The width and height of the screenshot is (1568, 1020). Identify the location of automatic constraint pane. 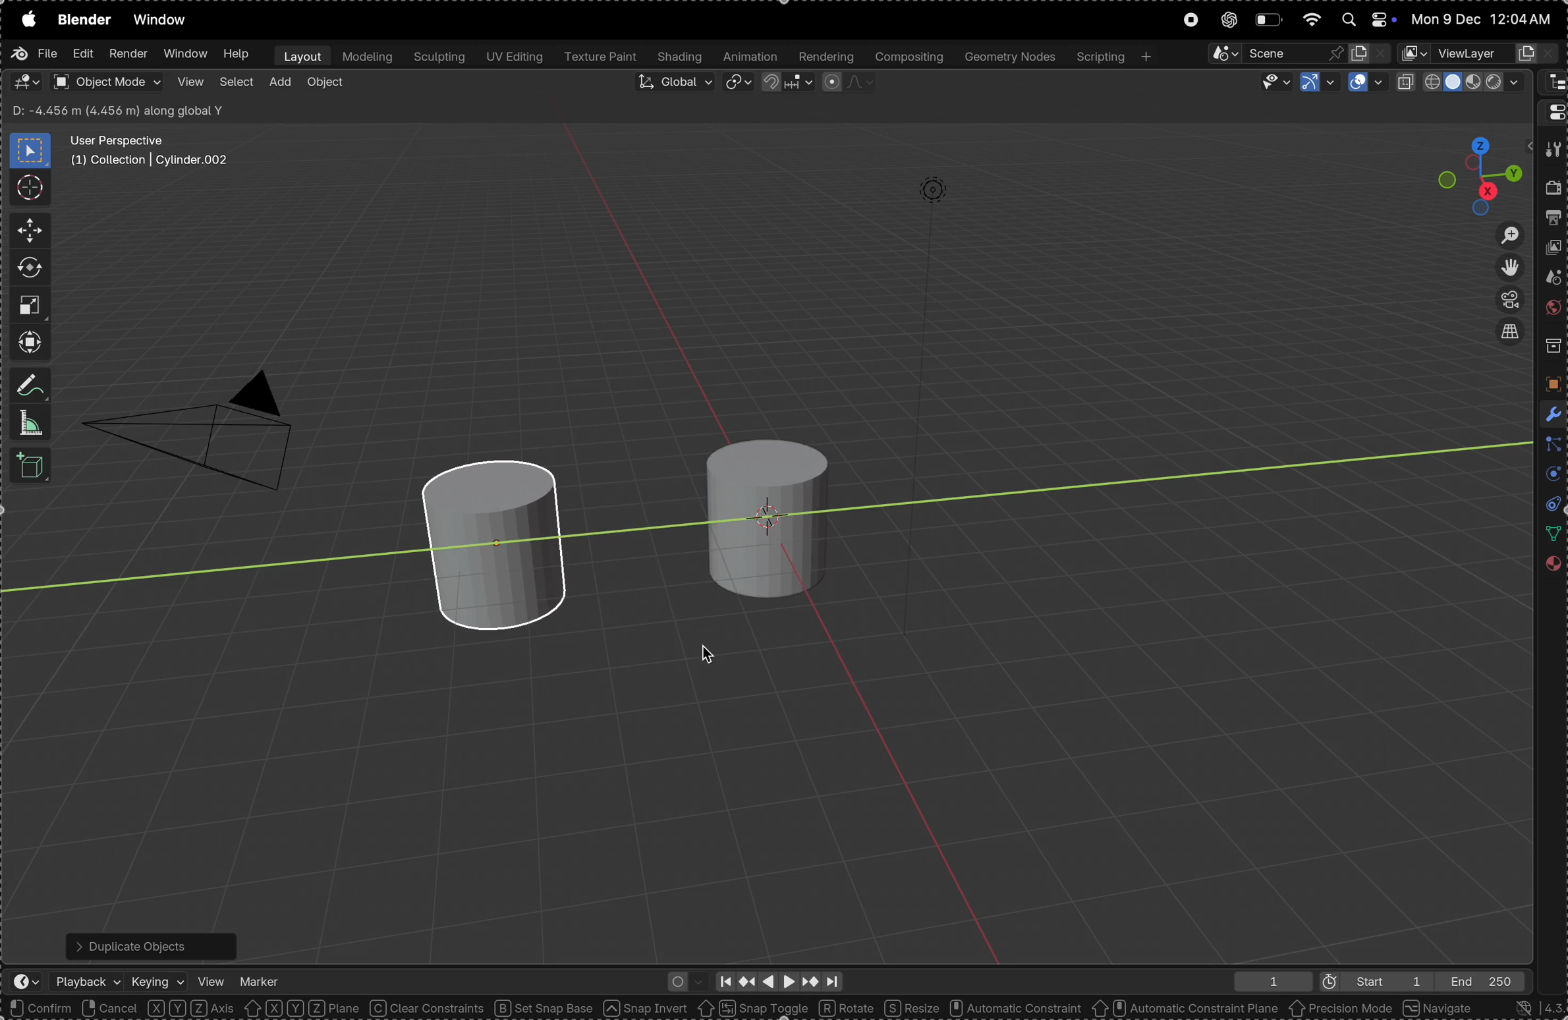
(1185, 1009).